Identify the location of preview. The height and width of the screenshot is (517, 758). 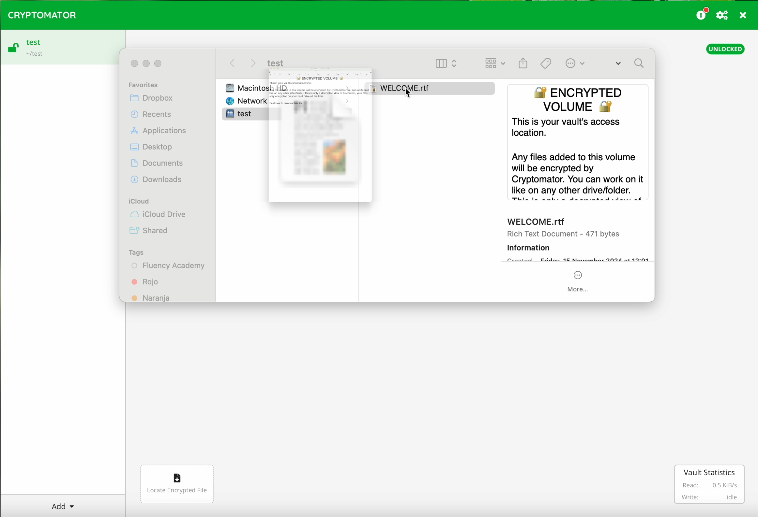
(579, 191).